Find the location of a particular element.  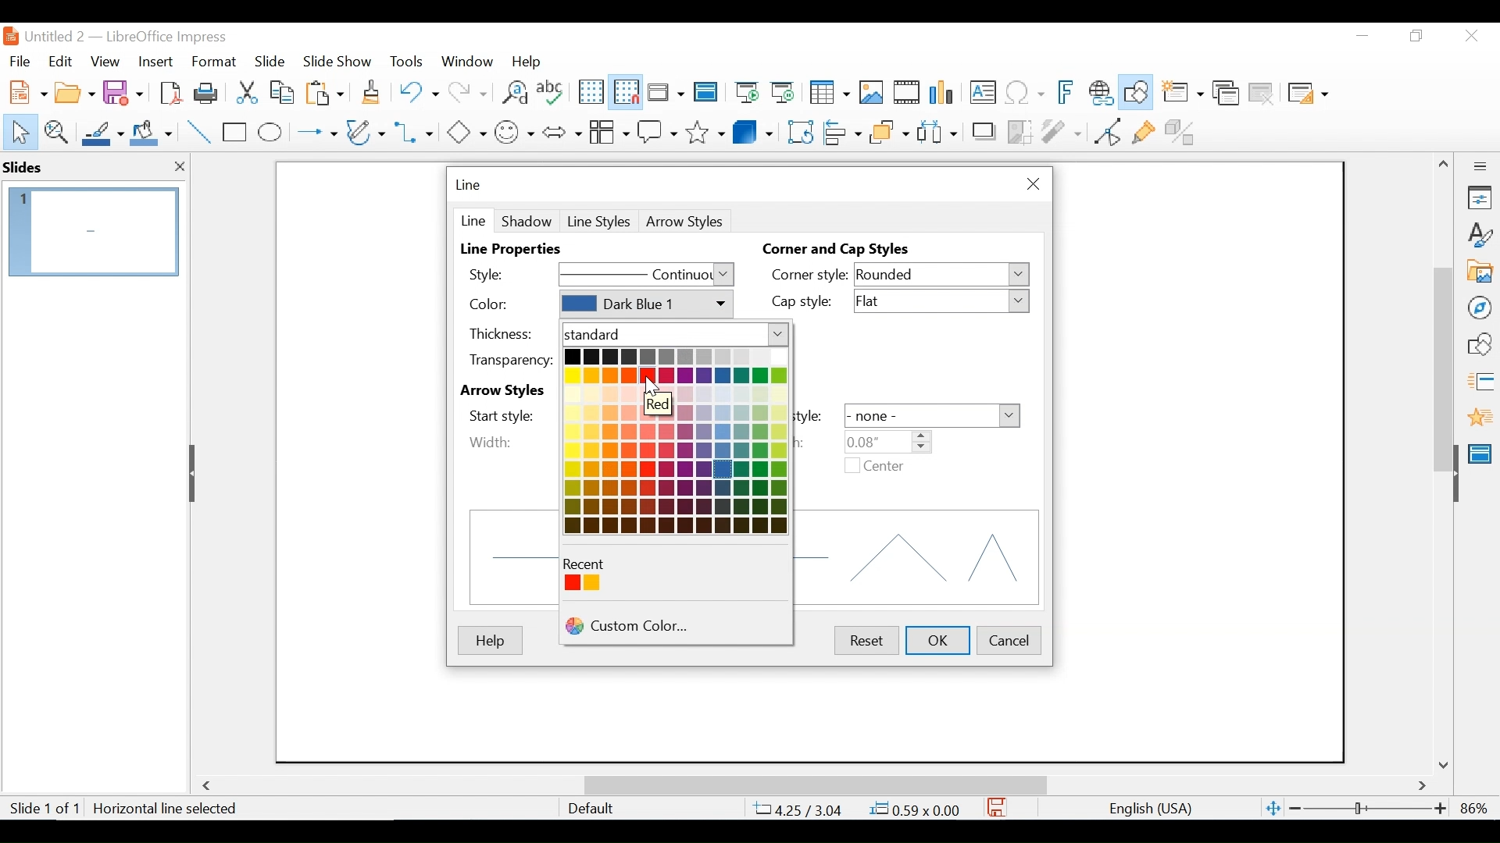

View is located at coordinates (105, 61).